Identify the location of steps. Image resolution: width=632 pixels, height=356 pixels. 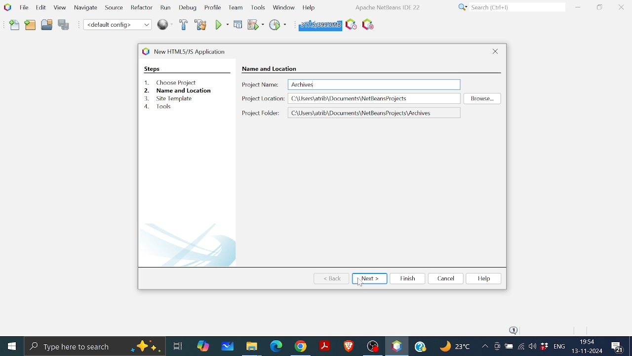
(152, 69).